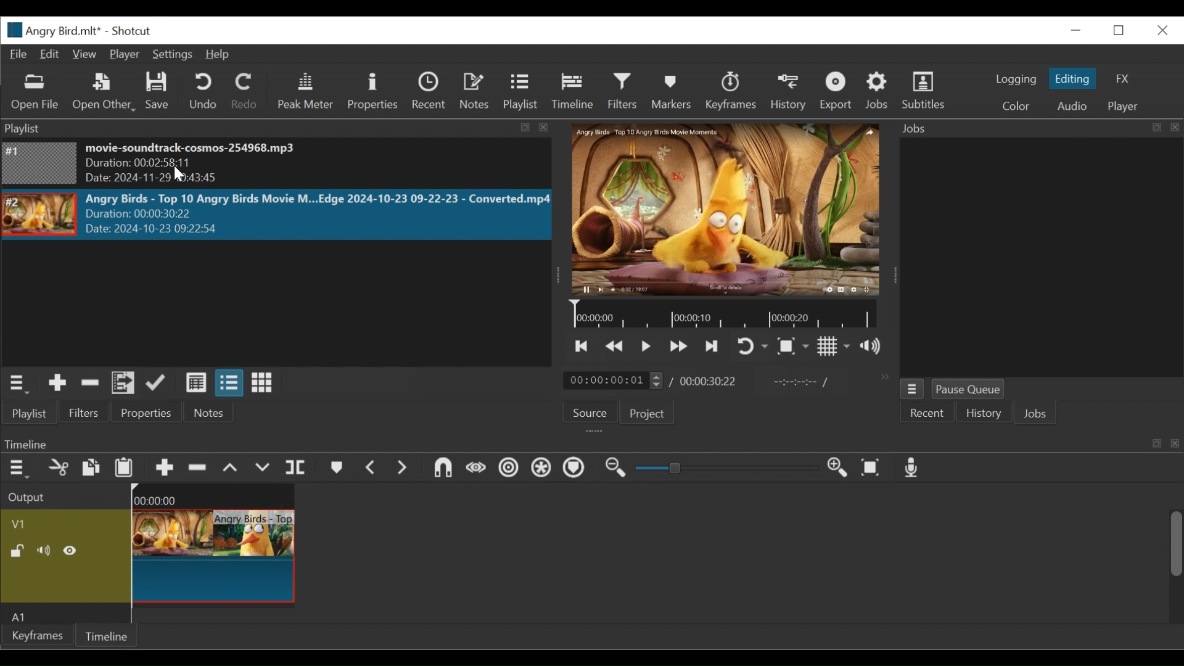 The height and width of the screenshot is (666, 1184). I want to click on Recent, so click(924, 415).